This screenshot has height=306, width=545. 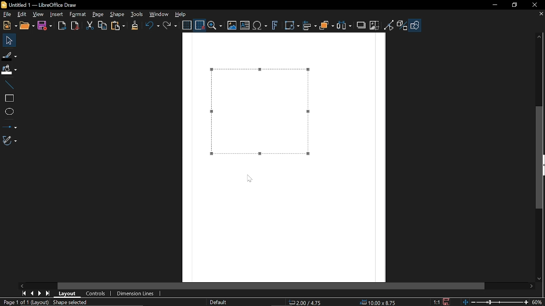 I want to click on Zoom, so click(x=215, y=25).